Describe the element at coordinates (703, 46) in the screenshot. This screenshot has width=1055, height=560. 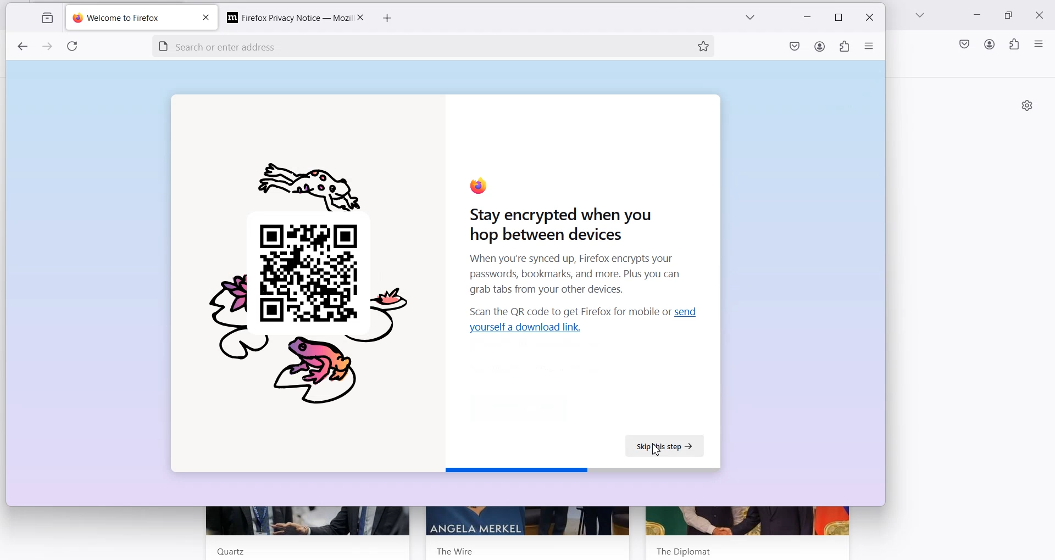
I see `Bookmark this page` at that location.